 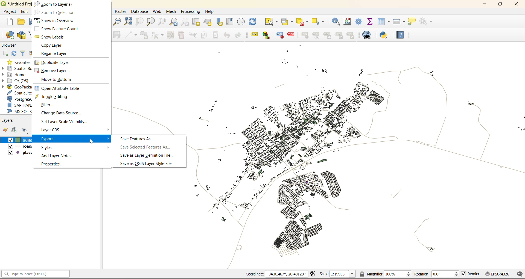 What do you see at coordinates (267, 35) in the screenshot?
I see `layer diagram` at bounding box center [267, 35].